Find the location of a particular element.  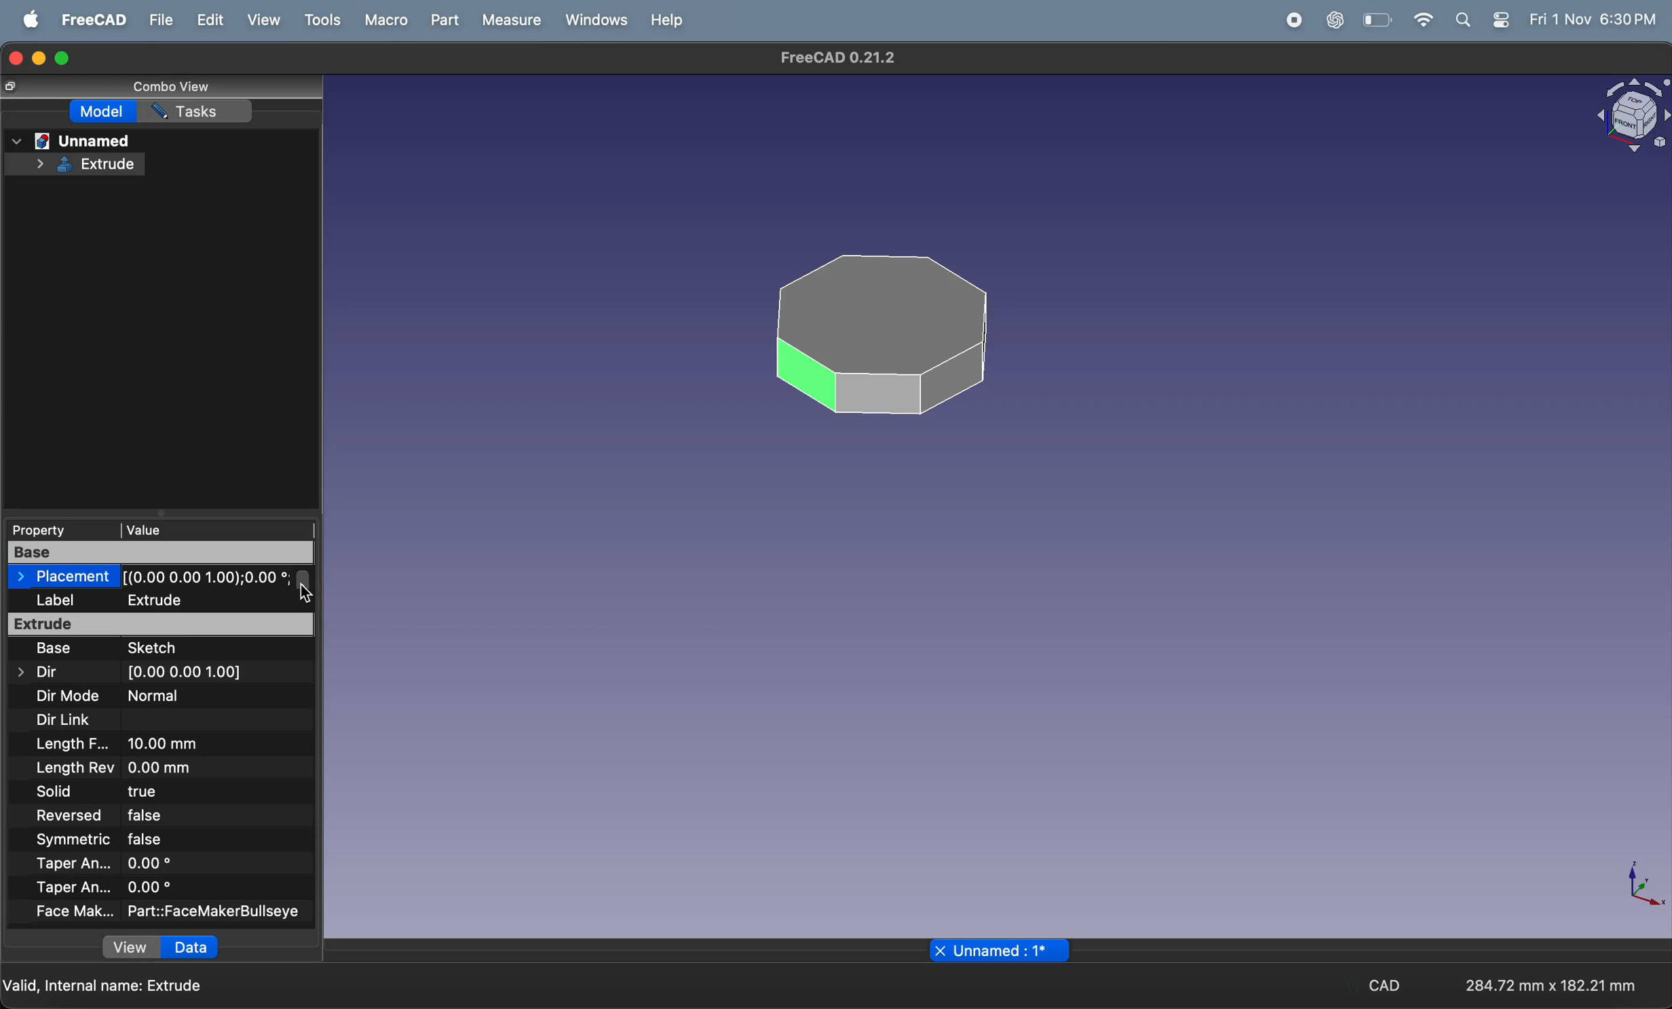

[0.00 0.00 1.00] is located at coordinates (186, 673).